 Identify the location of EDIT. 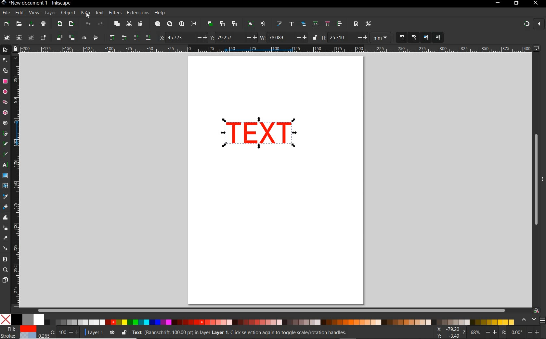
(19, 13).